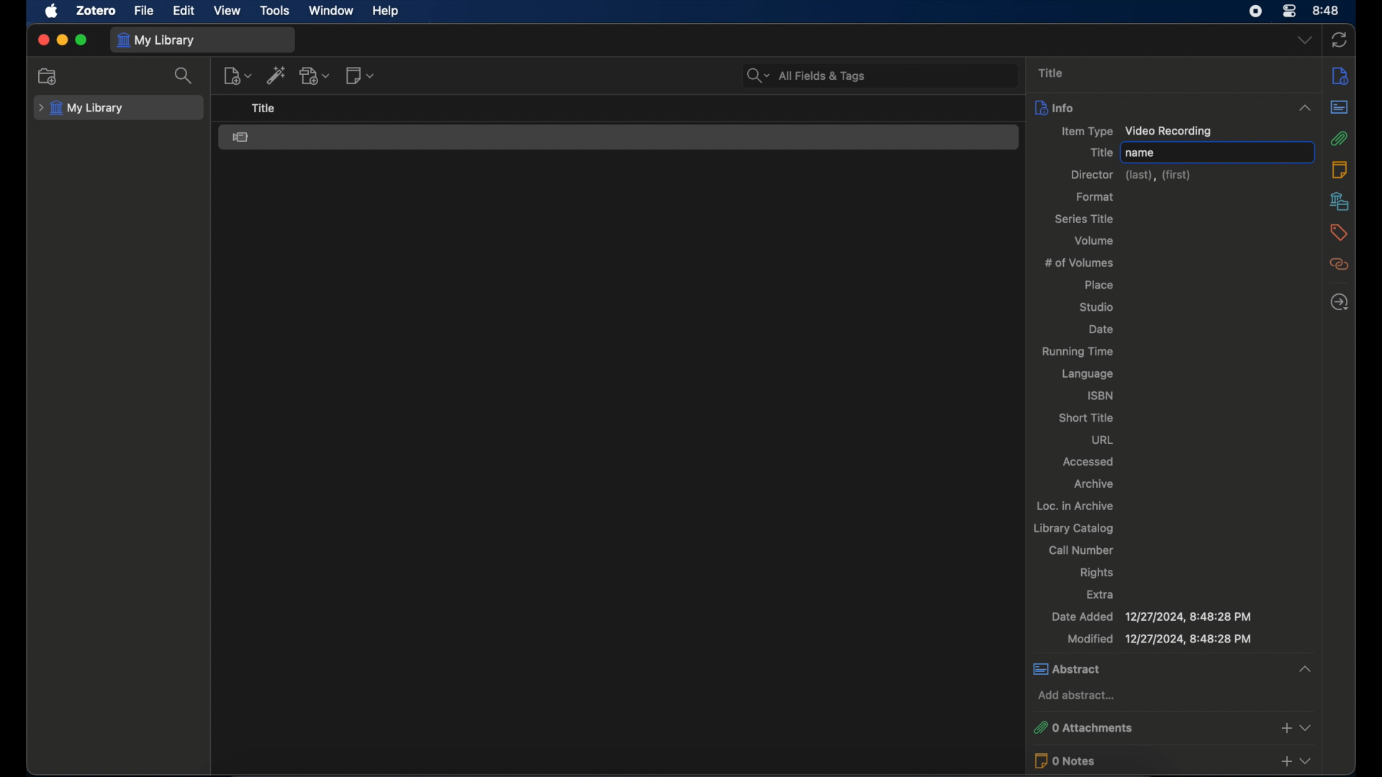 The height and width of the screenshot is (777, 1382). What do you see at coordinates (1159, 638) in the screenshot?
I see `modified` at bounding box center [1159, 638].